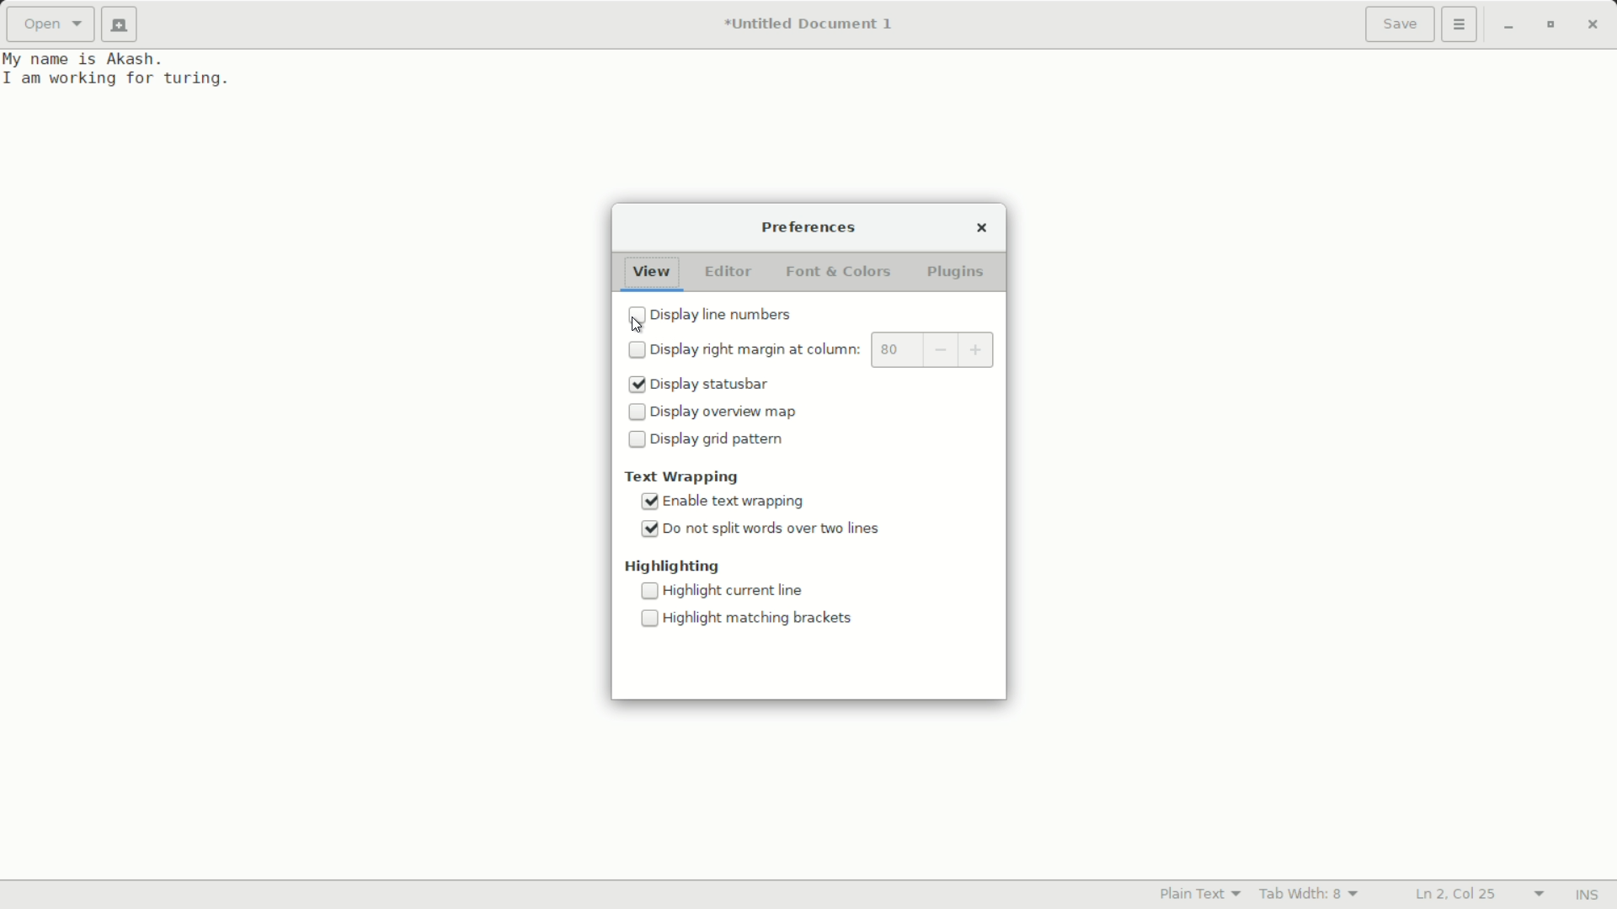  I want to click on view, so click(653, 276).